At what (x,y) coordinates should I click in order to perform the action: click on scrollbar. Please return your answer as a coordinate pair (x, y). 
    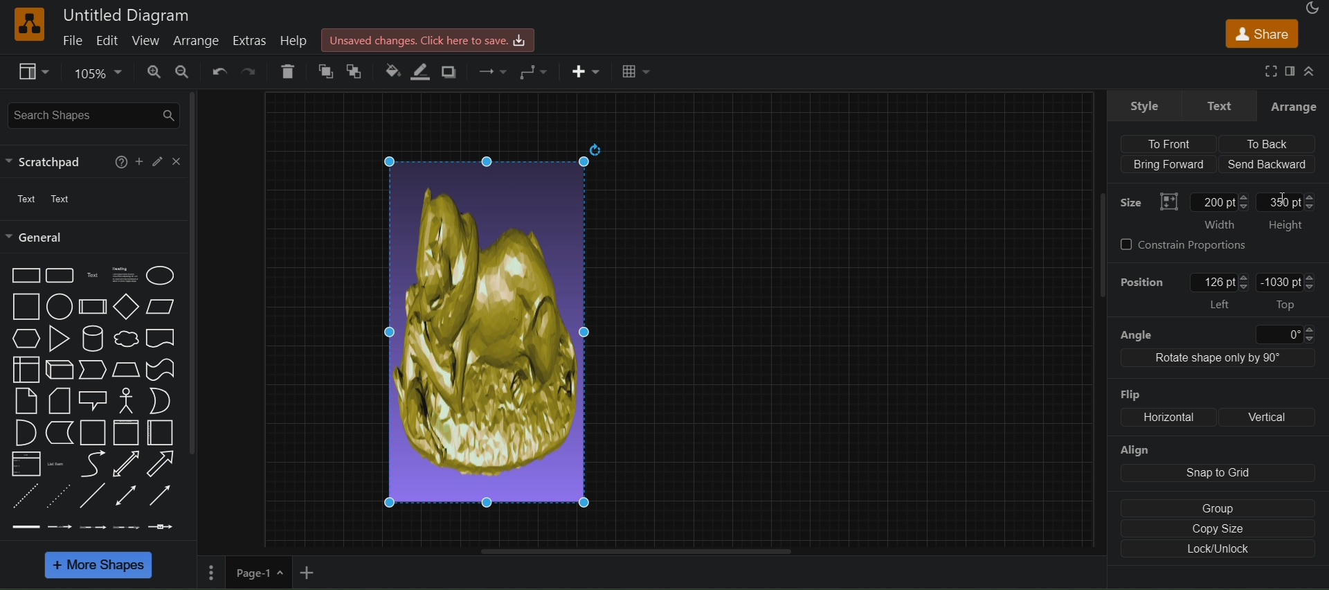
    Looking at the image, I should click on (194, 275).